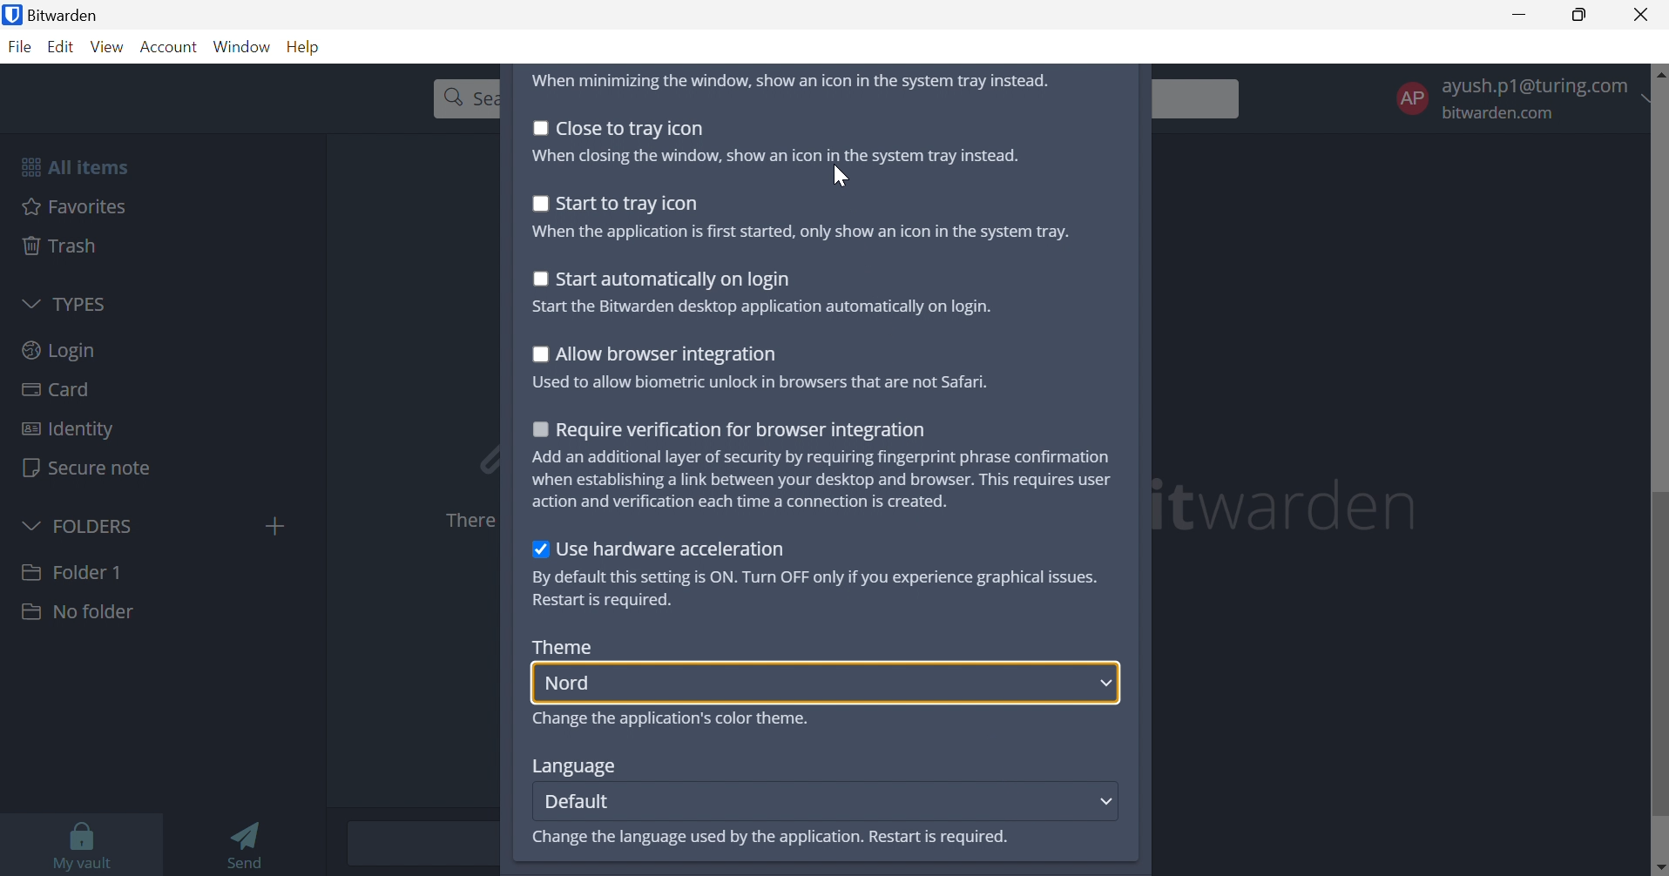  I want to click on Checkbox, so click(540, 127).